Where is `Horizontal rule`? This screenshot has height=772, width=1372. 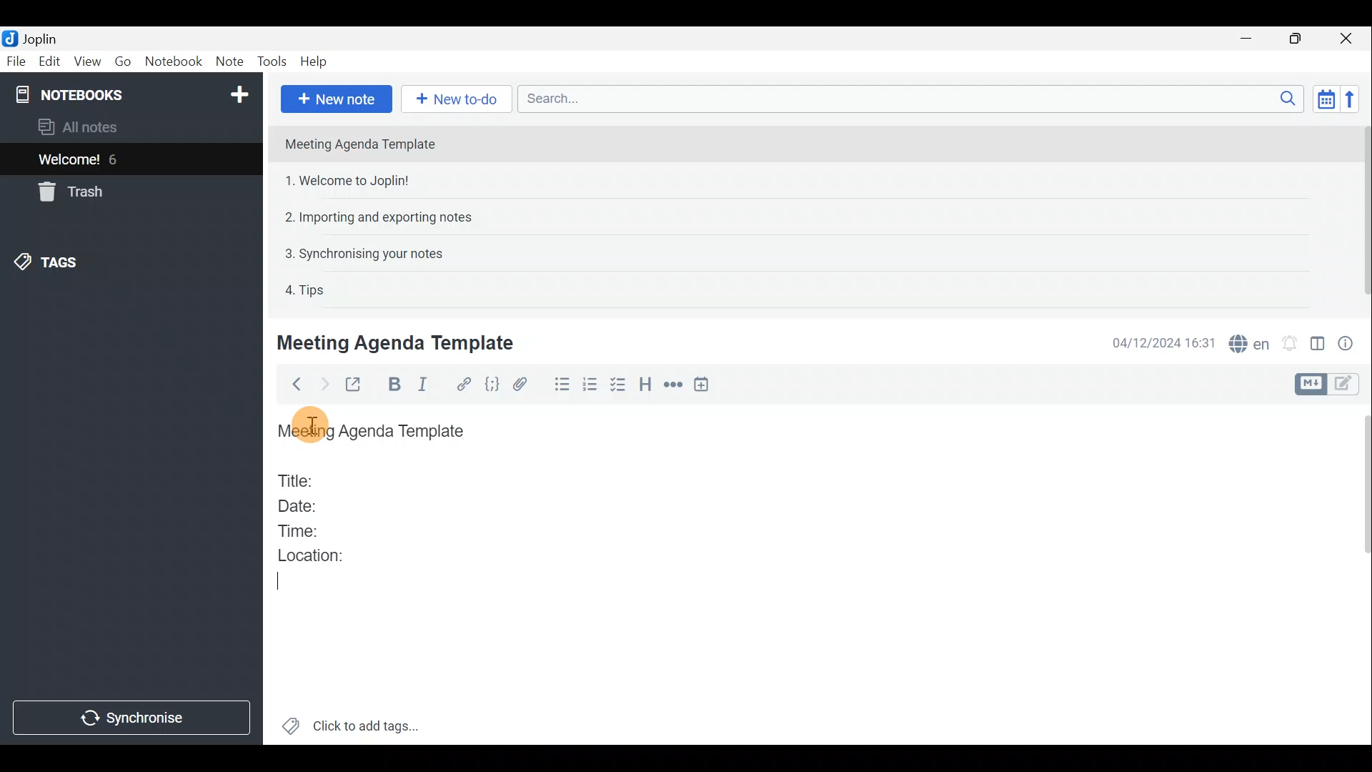
Horizontal rule is located at coordinates (675, 386).